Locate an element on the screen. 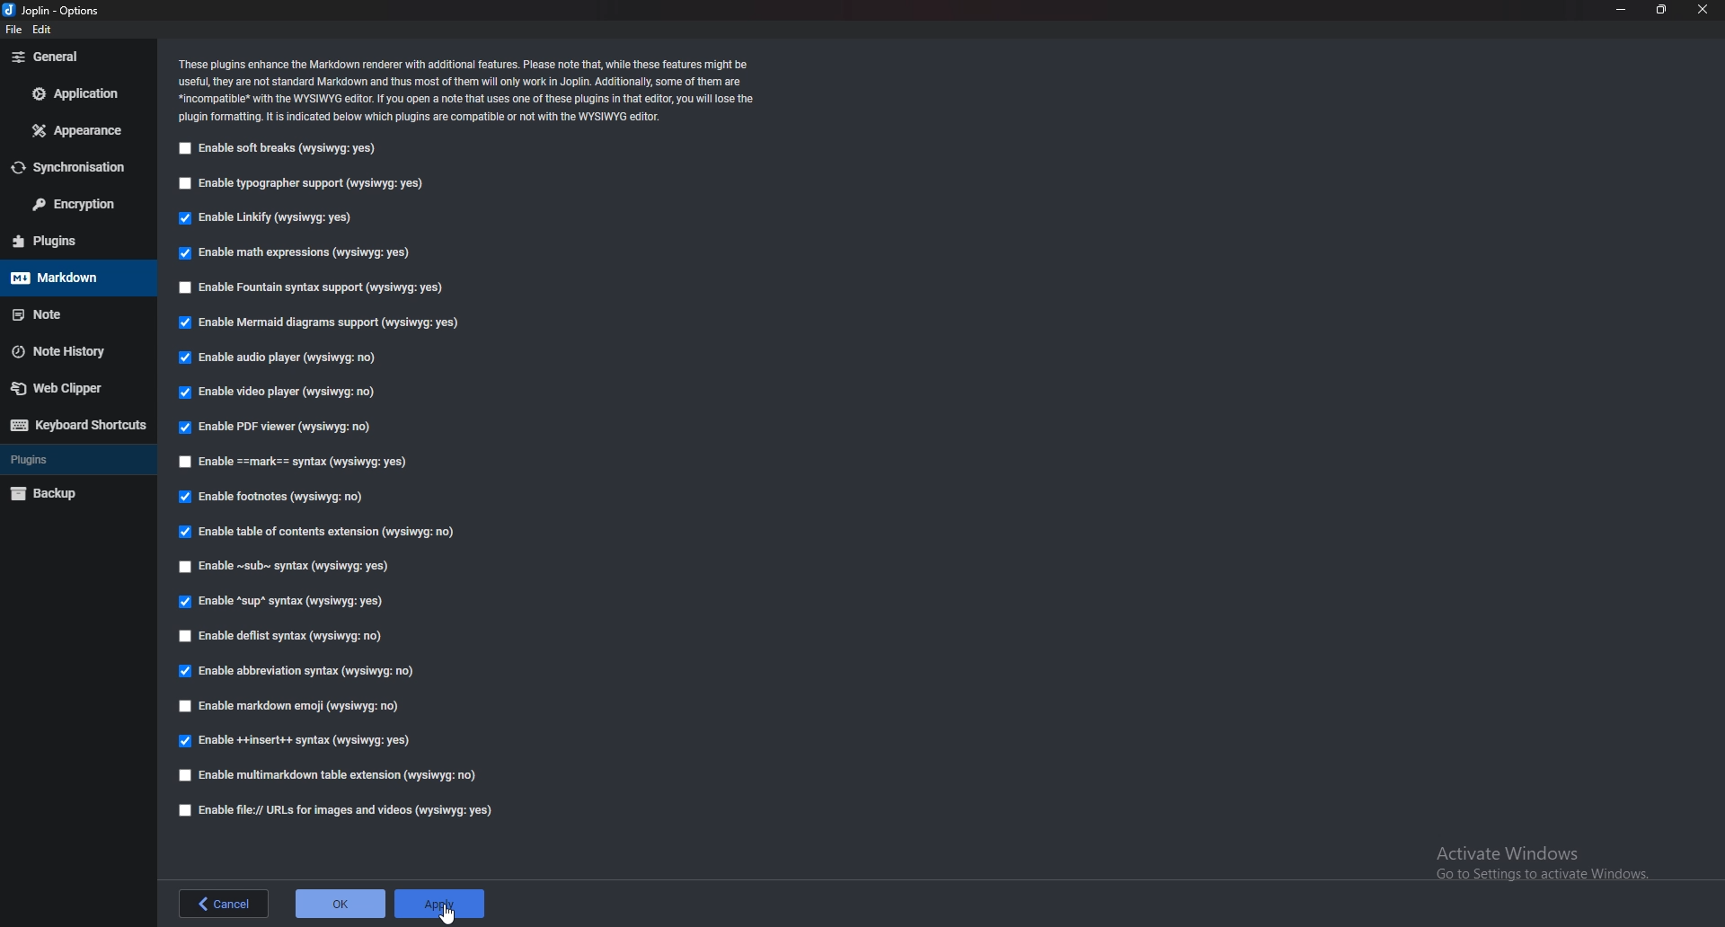  Enable Markdown Emoji is located at coordinates (294, 707).